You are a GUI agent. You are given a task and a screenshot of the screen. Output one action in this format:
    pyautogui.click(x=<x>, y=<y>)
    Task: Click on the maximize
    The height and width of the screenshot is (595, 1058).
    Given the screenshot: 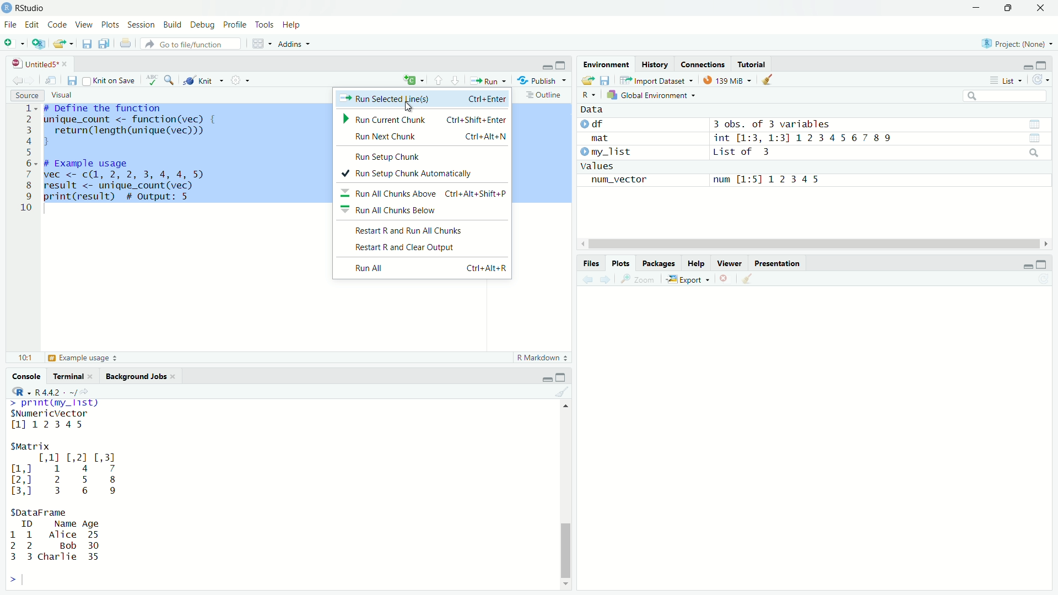 What is the action you would take?
    pyautogui.click(x=1010, y=8)
    